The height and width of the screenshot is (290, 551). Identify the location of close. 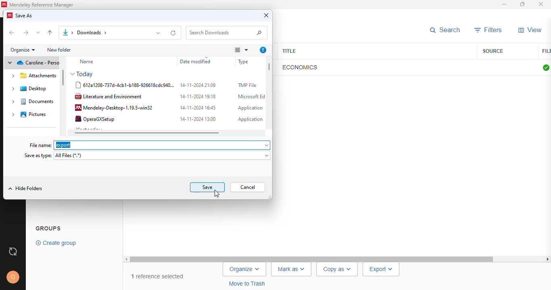
(266, 15).